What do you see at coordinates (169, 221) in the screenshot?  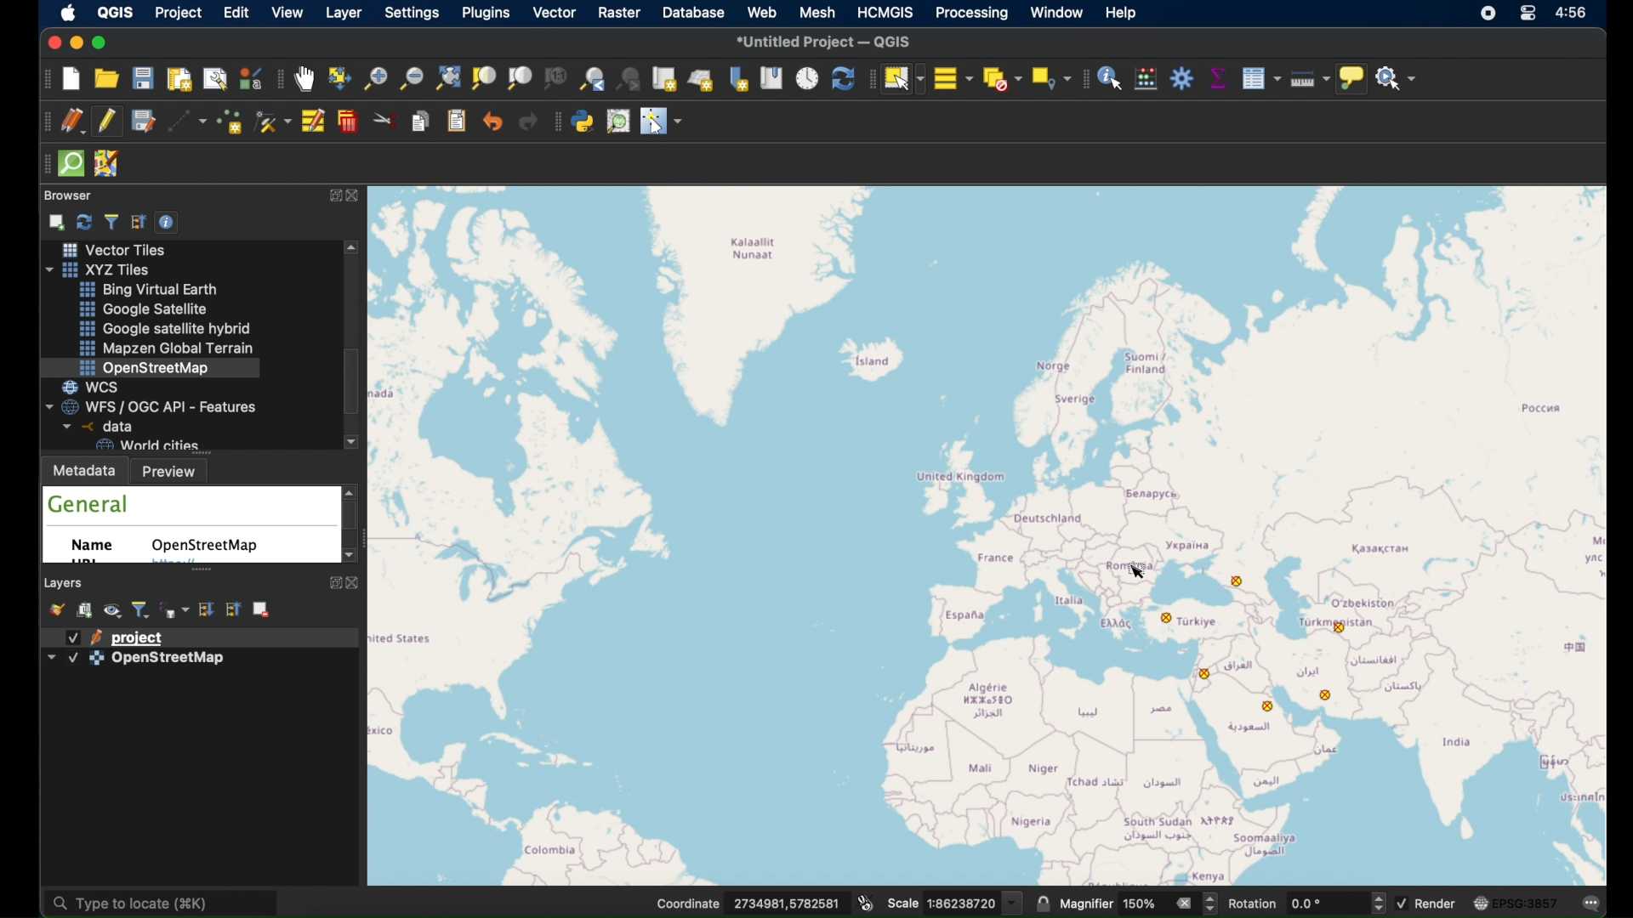 I see `enable/disbale properties widget` at bounding box center [169, 221].